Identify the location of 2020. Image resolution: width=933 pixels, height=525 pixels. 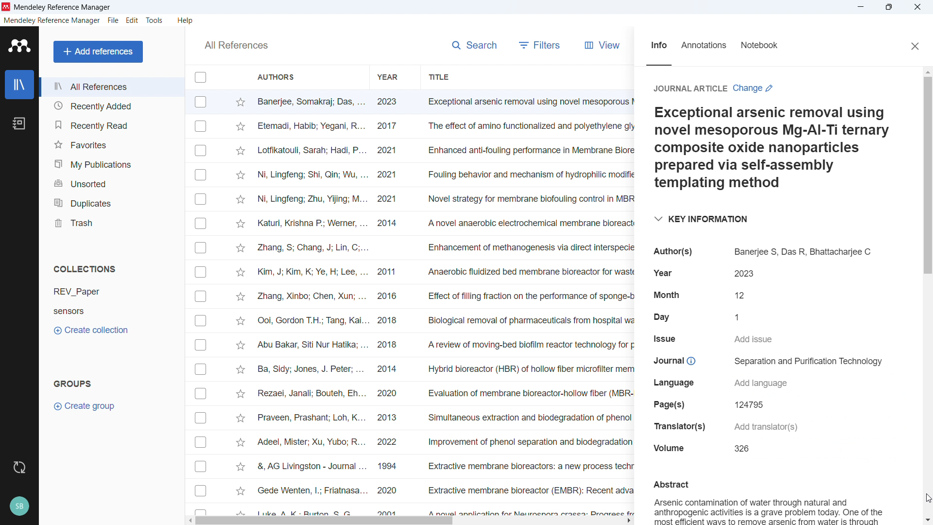
(390, 395).